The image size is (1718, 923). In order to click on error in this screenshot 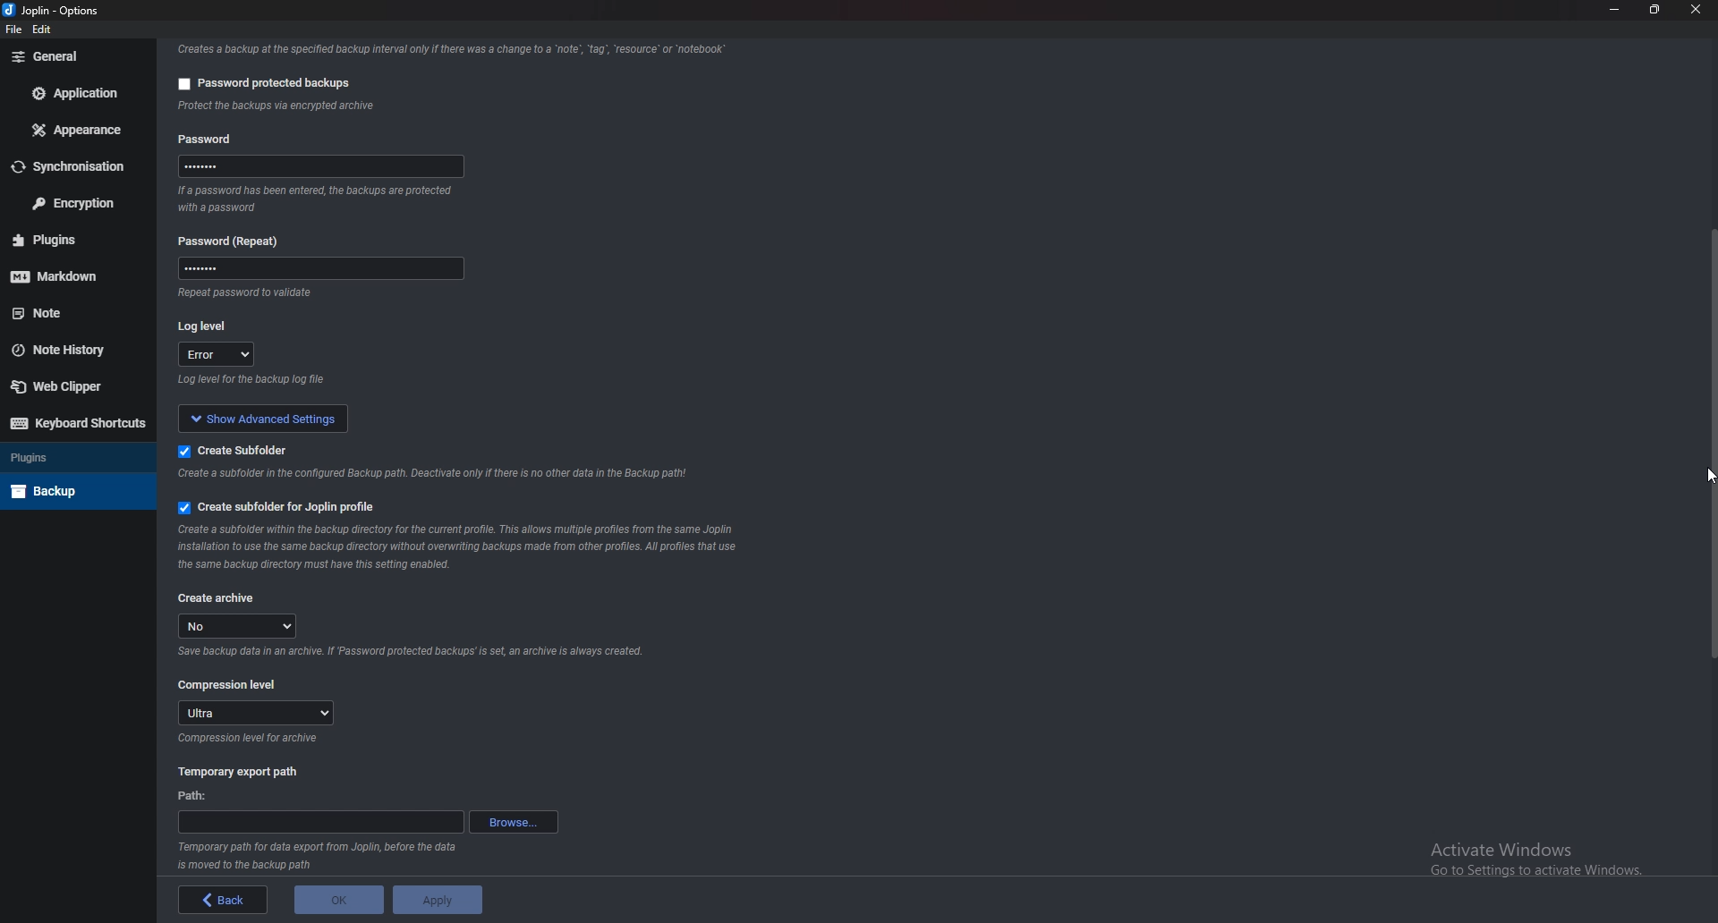, I will do `click(218, 356)`.